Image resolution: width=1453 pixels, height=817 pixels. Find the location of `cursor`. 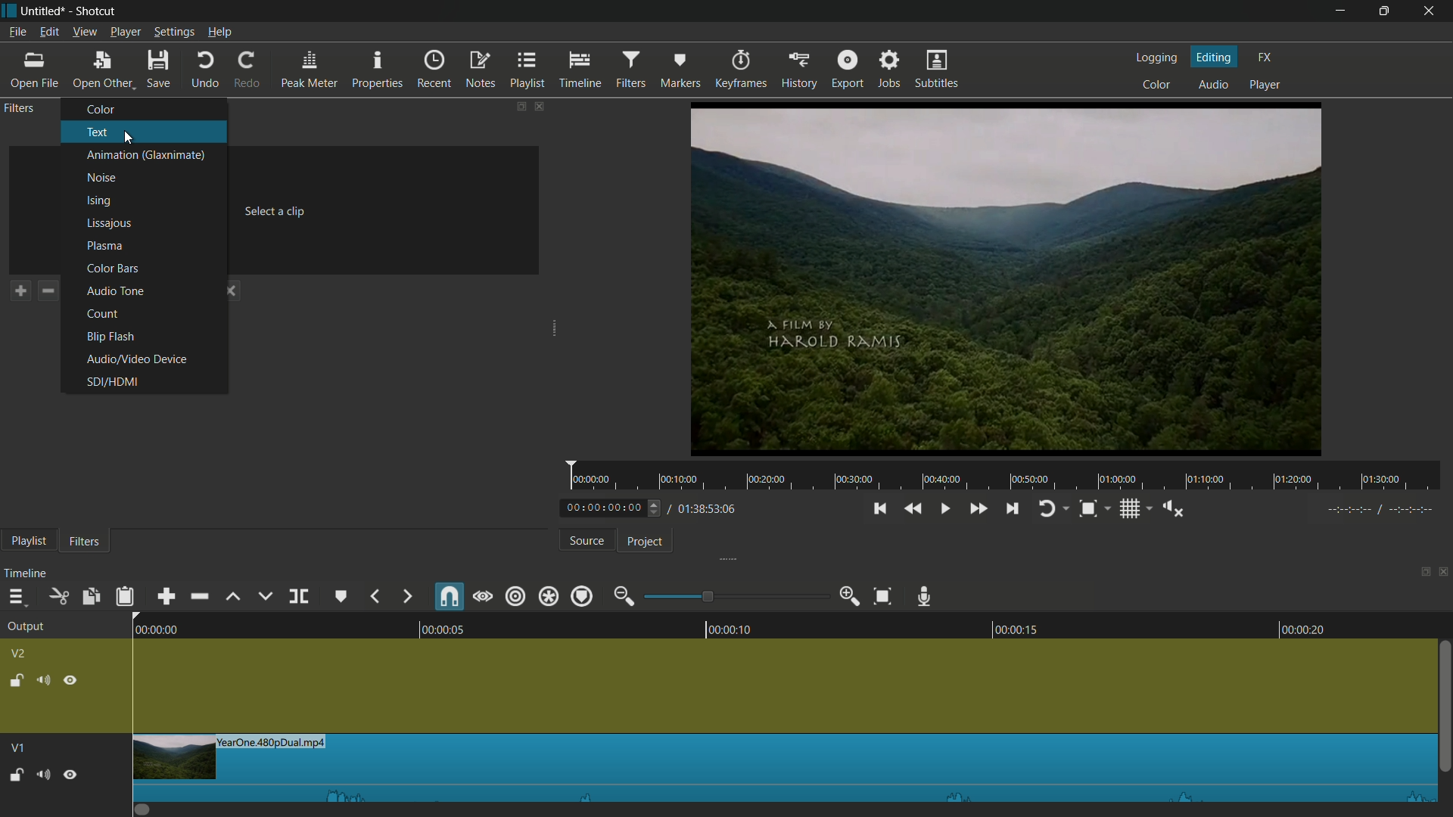

cursor is located at coordinates (128, 138).